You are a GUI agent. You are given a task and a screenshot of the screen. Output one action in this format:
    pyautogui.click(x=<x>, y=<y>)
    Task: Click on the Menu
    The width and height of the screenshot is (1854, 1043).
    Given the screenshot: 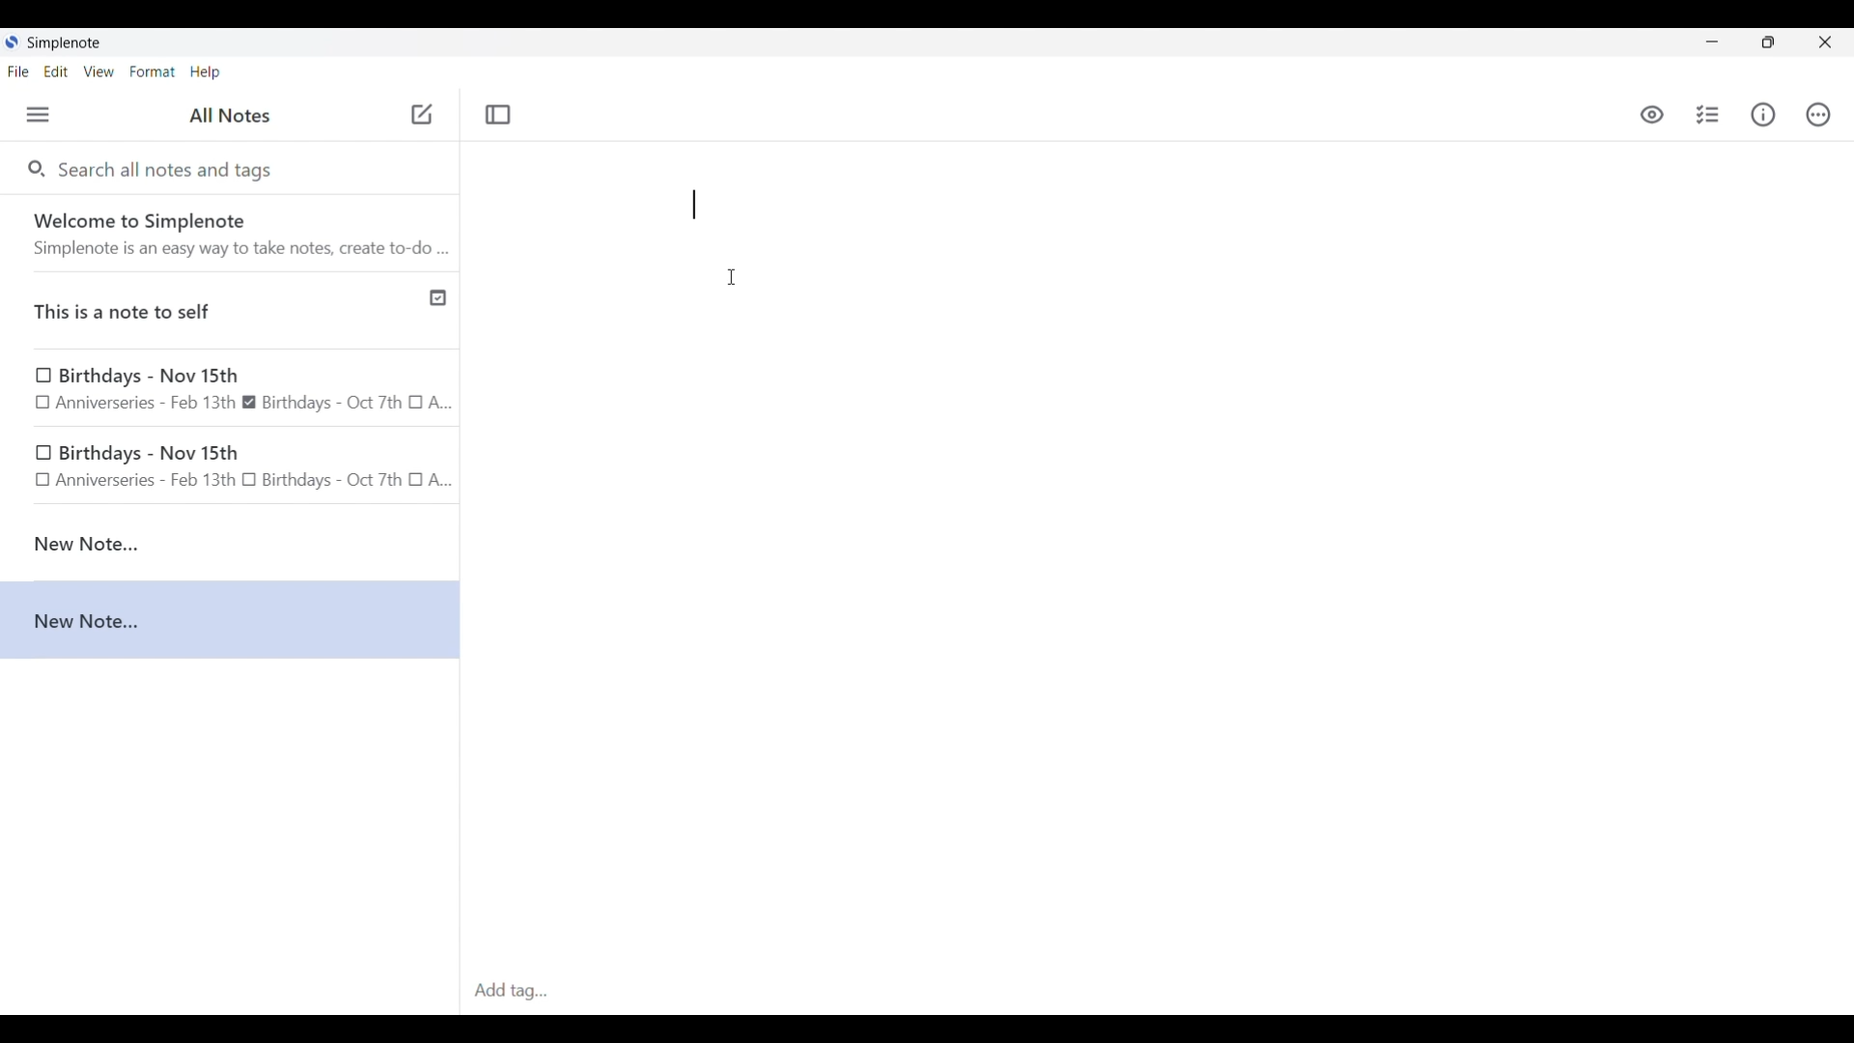 What is the action you would take?
    pyautogui.click(x=38, y=114)
    